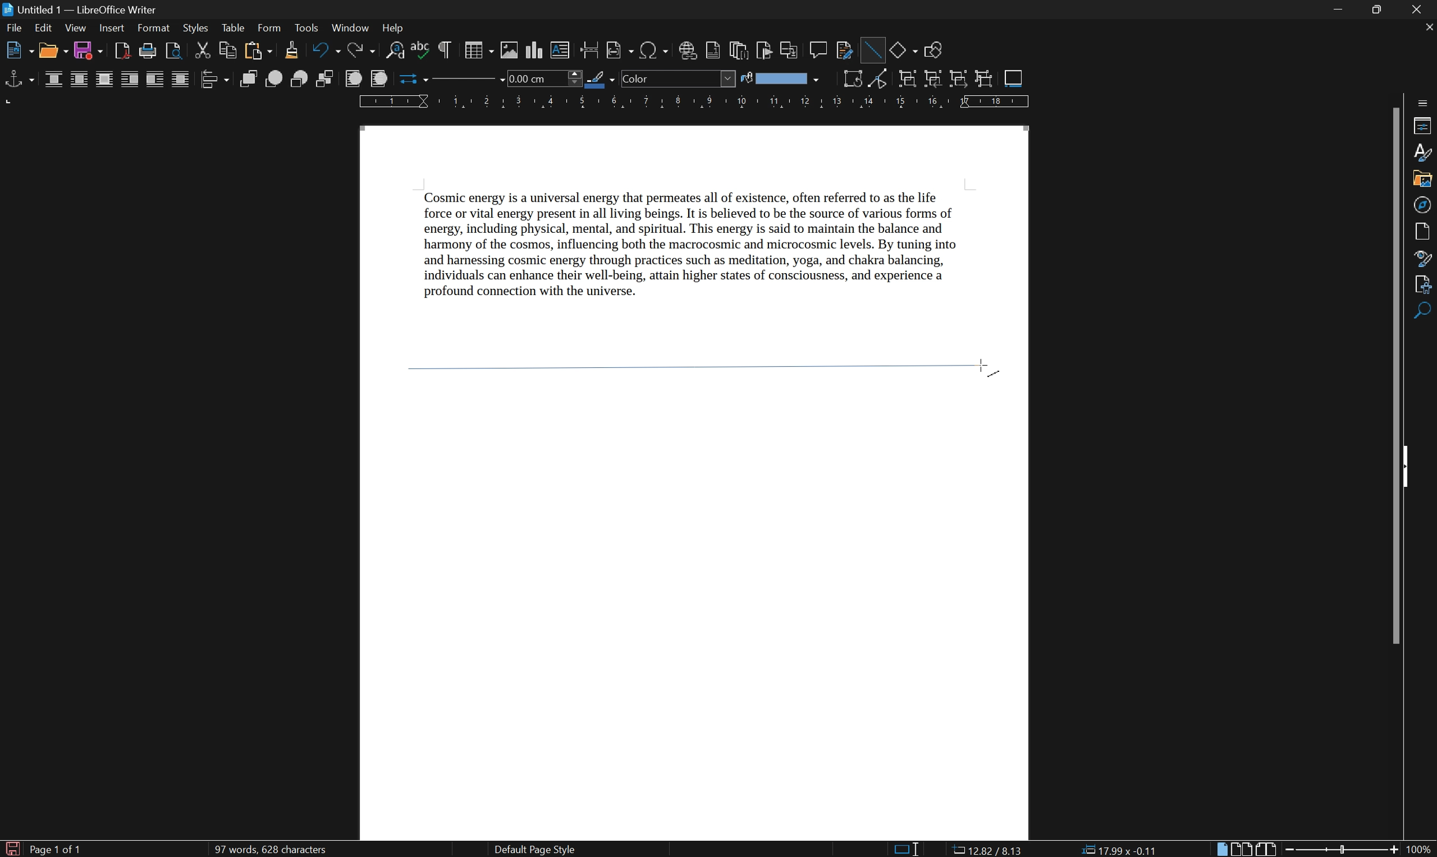 The height and width of the screenshot is (857, 1437). Describe the element at coordinates (301, 79) in the screenshot. I see `back one` at that location.